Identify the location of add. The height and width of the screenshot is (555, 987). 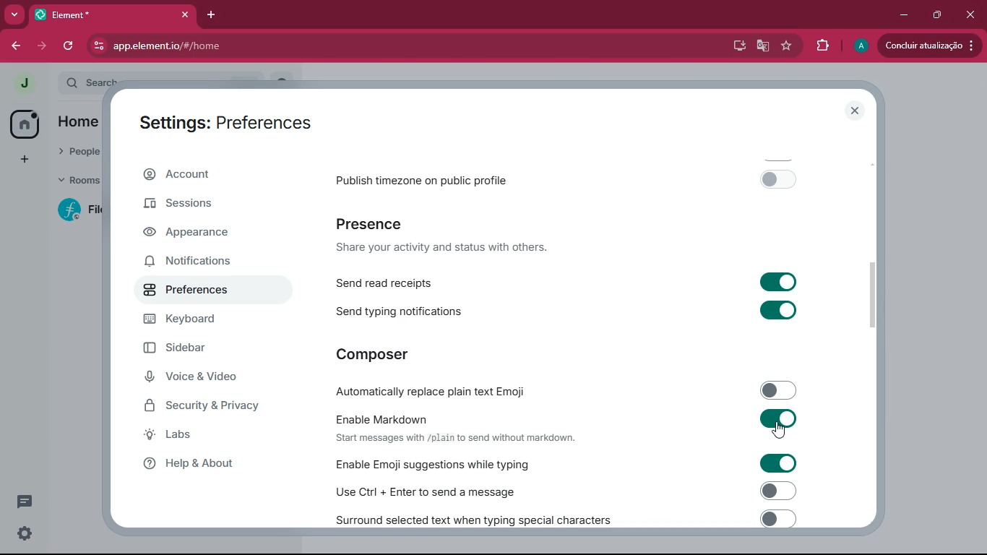
(22, 161).